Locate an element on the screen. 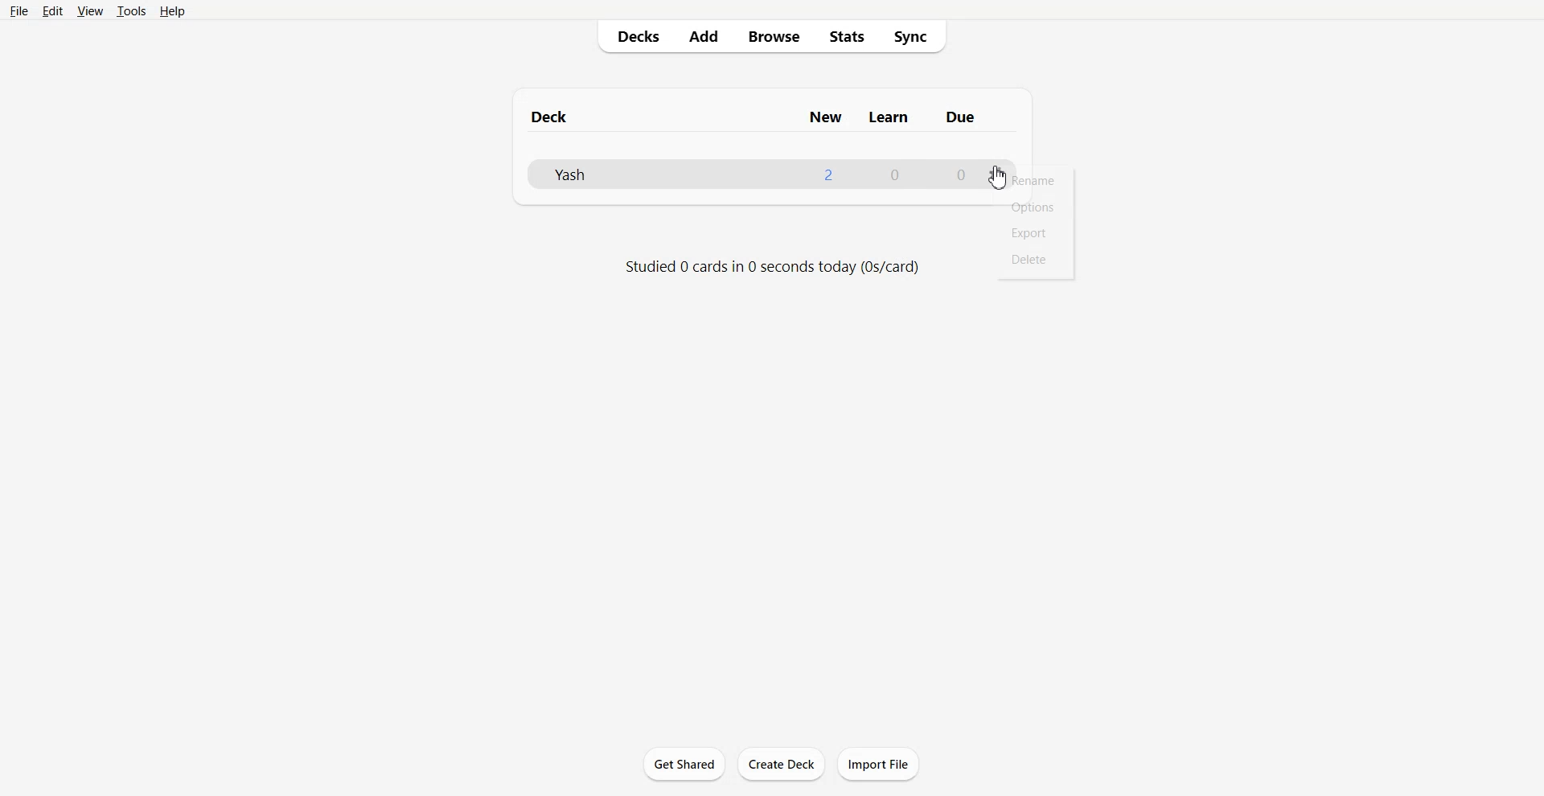 This screenshot has width=1544, height=796. Sync is located at coordinates (915, 37).